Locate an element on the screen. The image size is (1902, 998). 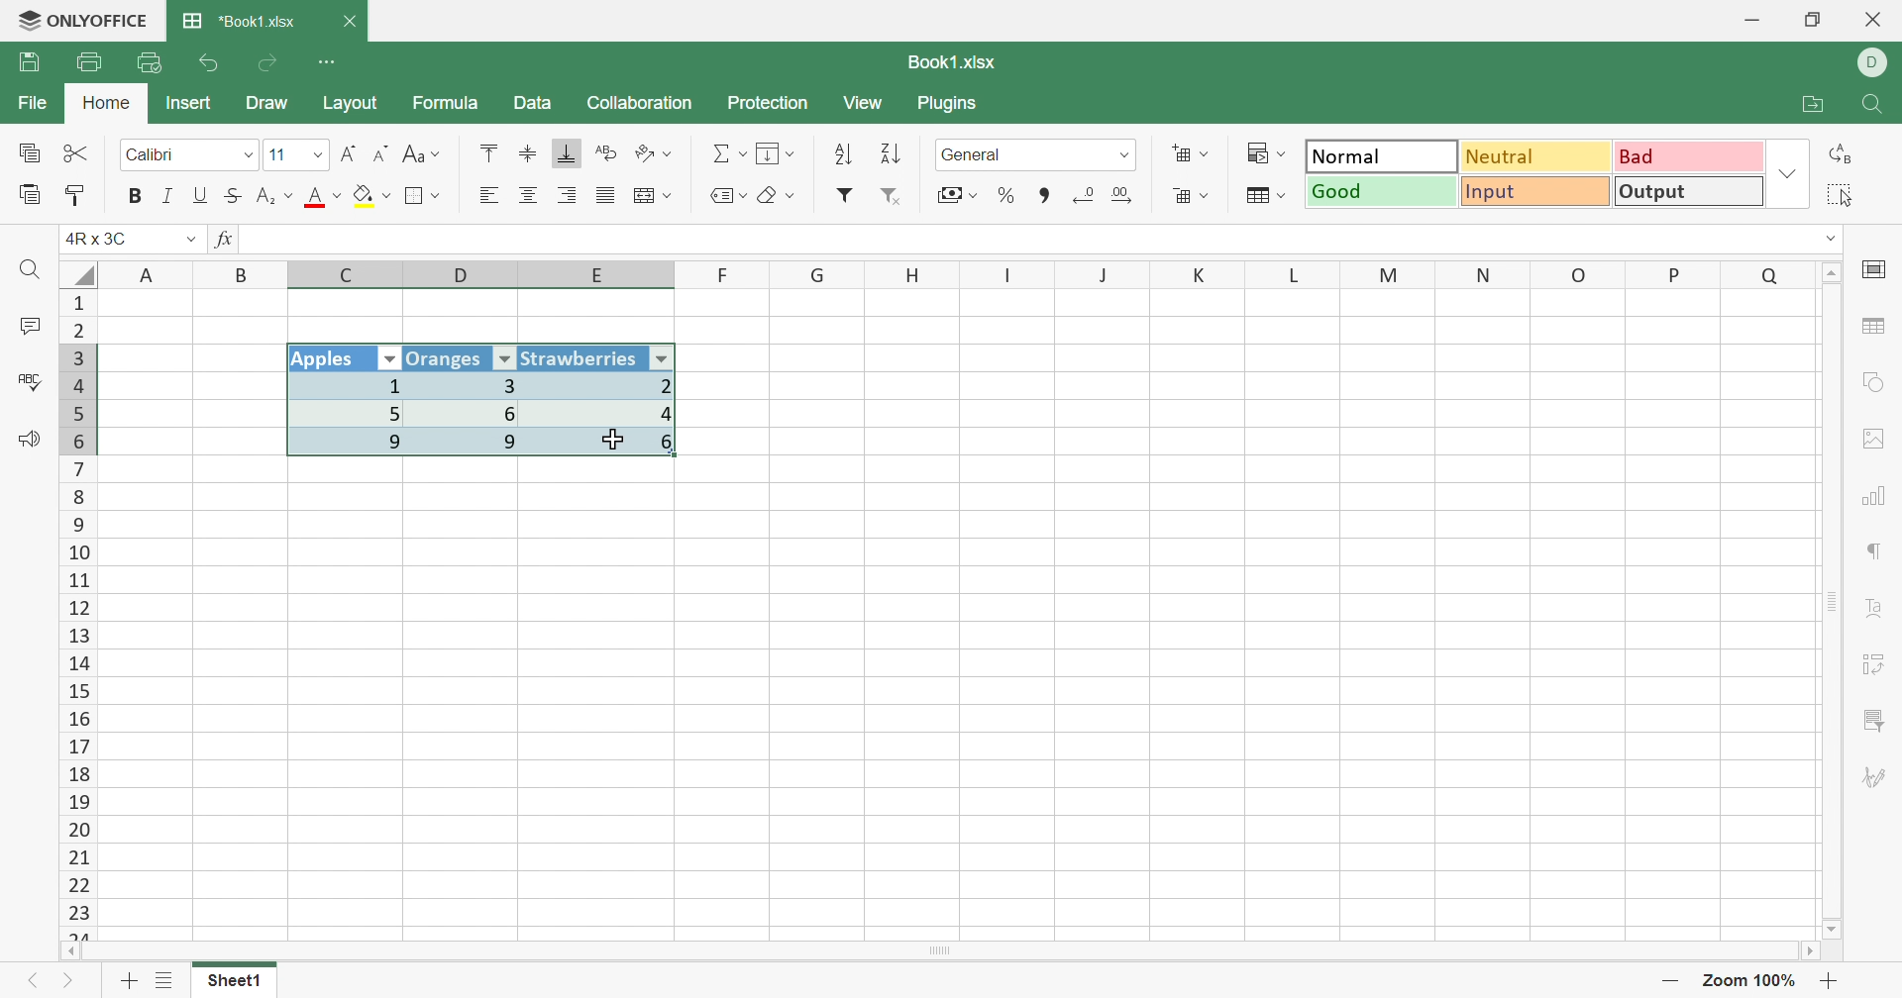
Decrement font size is located at coordinates (381, 154).